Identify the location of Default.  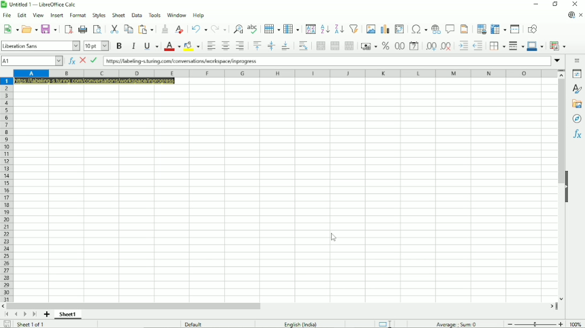
(193, 324).